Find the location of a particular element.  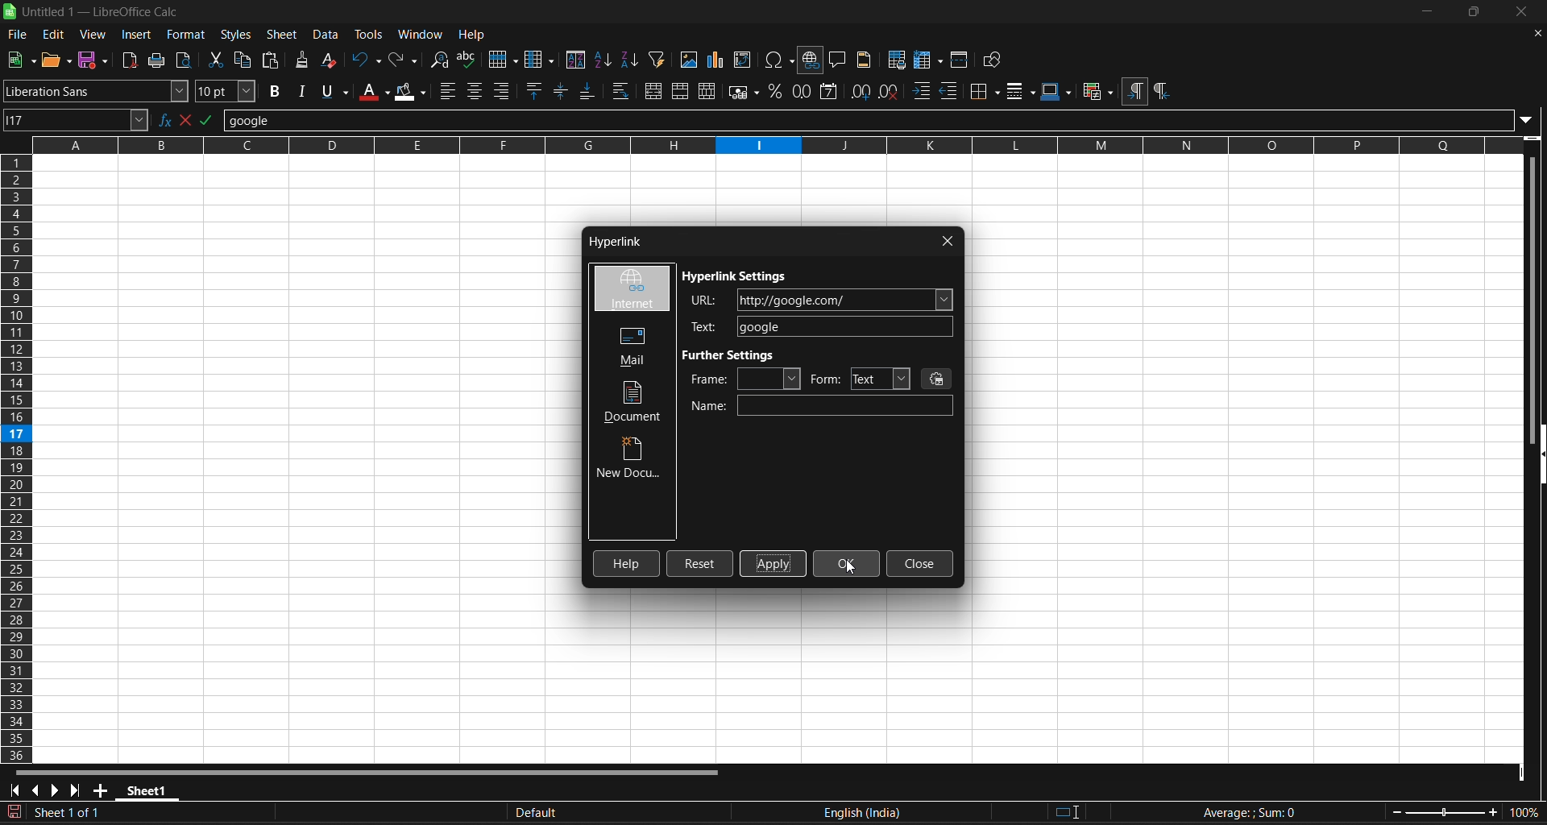

remove decimal place is located at coordinates (890, 92).